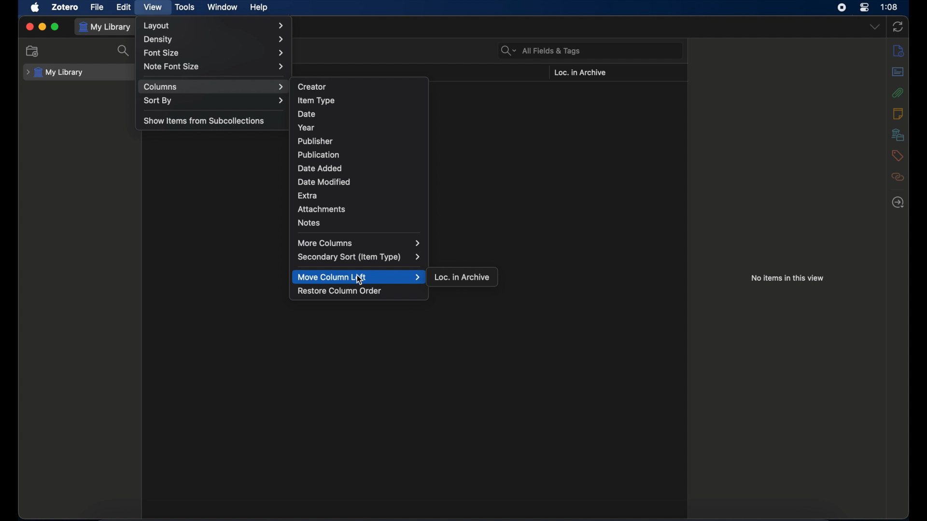 The width and height of the screenshot is (927, 521). What do you see at coordinates (899, 203) in the screenshot?
I see `locate` at bounding box center [899, 203].